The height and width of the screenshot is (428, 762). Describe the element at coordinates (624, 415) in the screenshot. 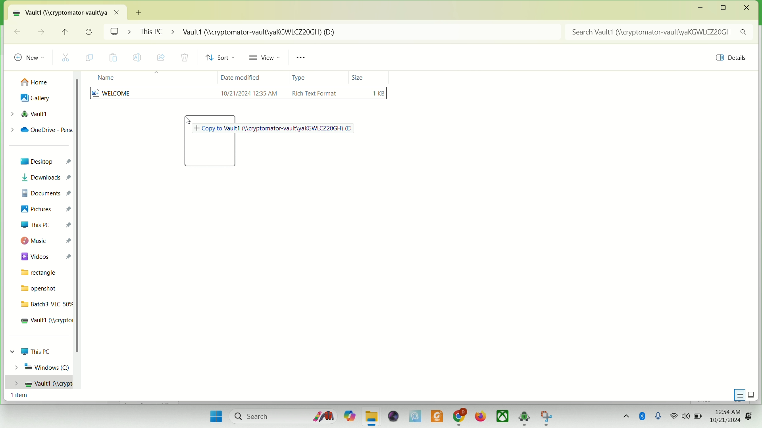

I see `show hidden icons` at that location.